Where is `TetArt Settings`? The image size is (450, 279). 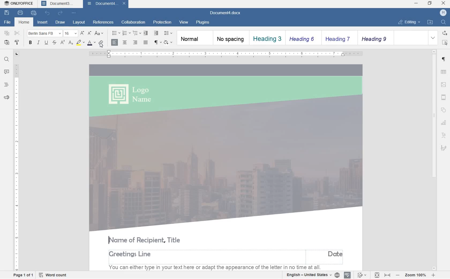
TetArt Settings is located at coordinates (444, 135).